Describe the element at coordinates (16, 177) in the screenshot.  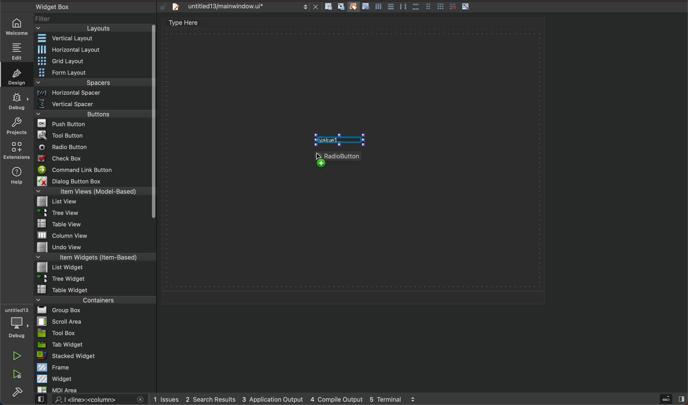
I see `help` at that location.